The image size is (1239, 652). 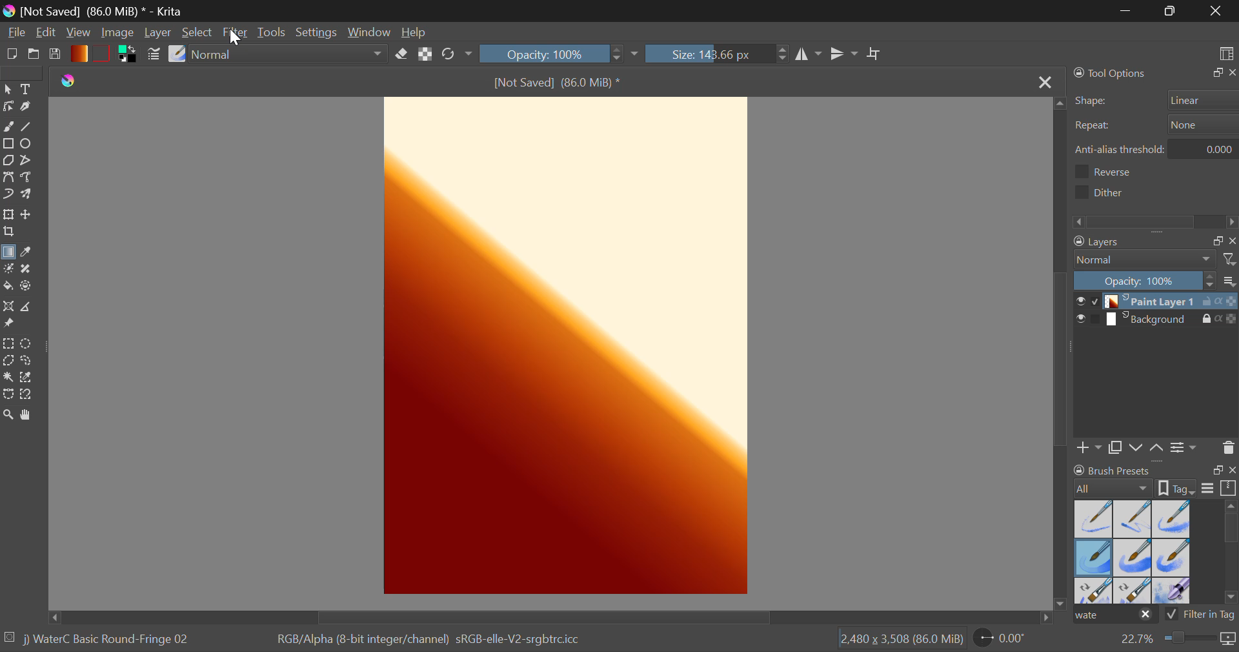 What do you see at coordinates (8, 345) in the screenshot?
I see `Rectangular Selection` at bounding box center [8, 345].